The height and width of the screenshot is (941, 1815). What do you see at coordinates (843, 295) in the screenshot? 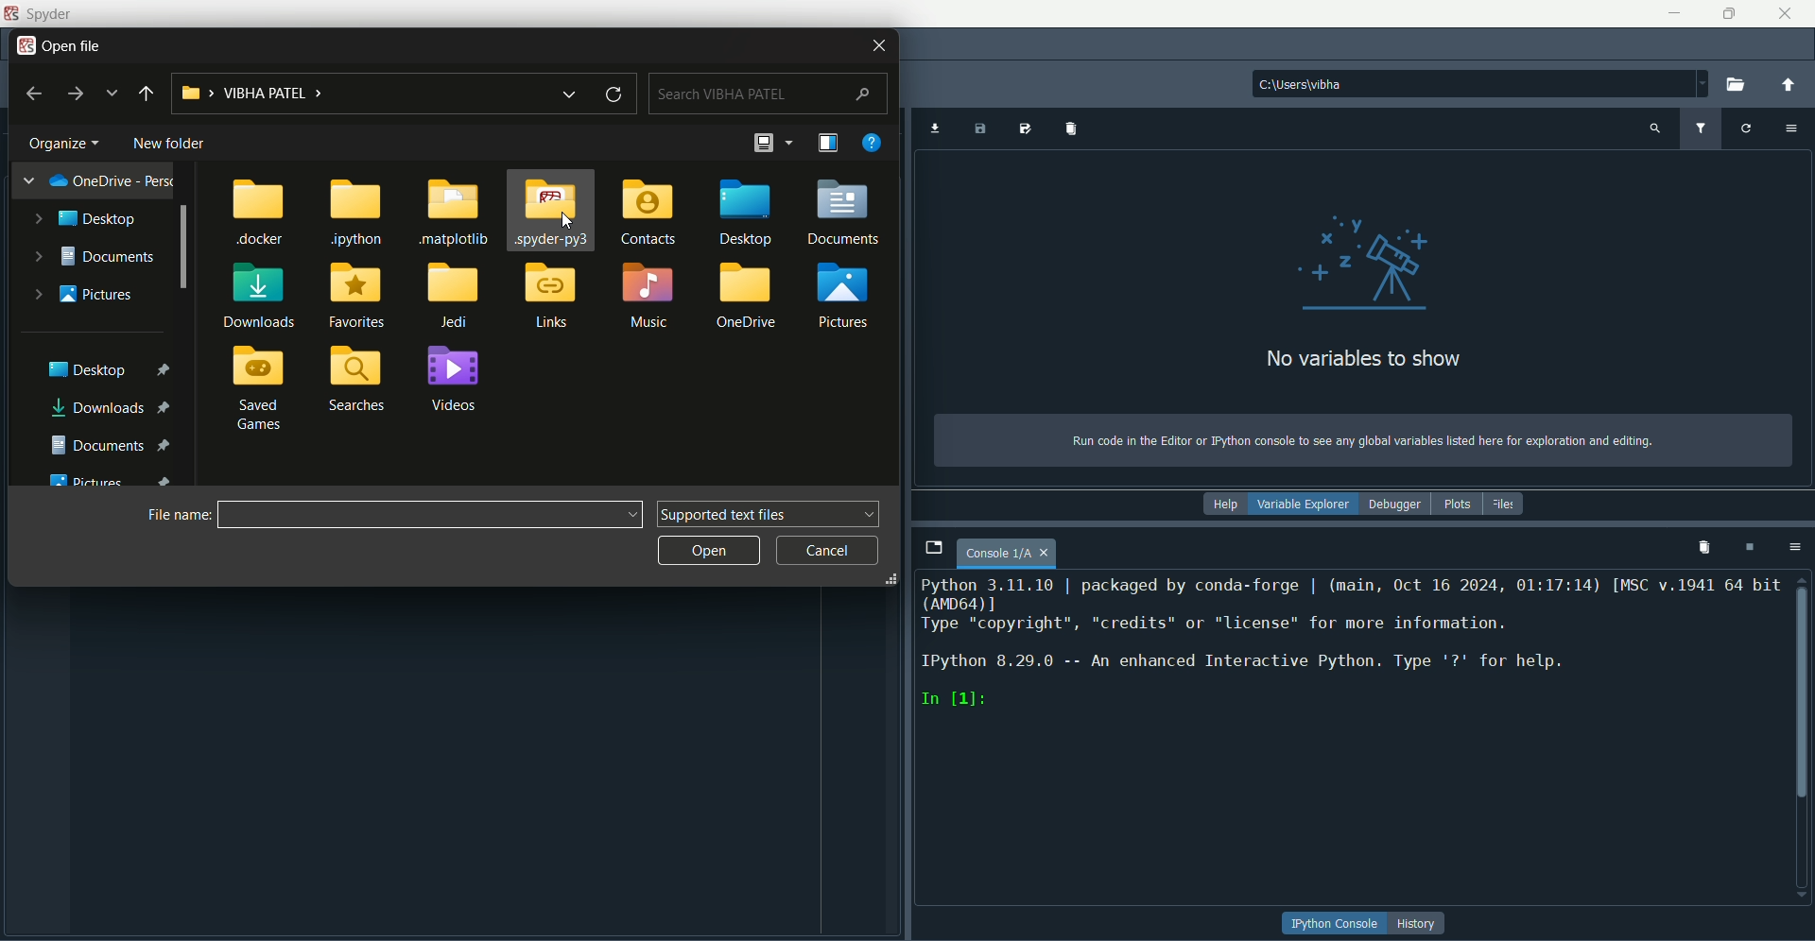
I see `folder` at bounding box center [843, 295].